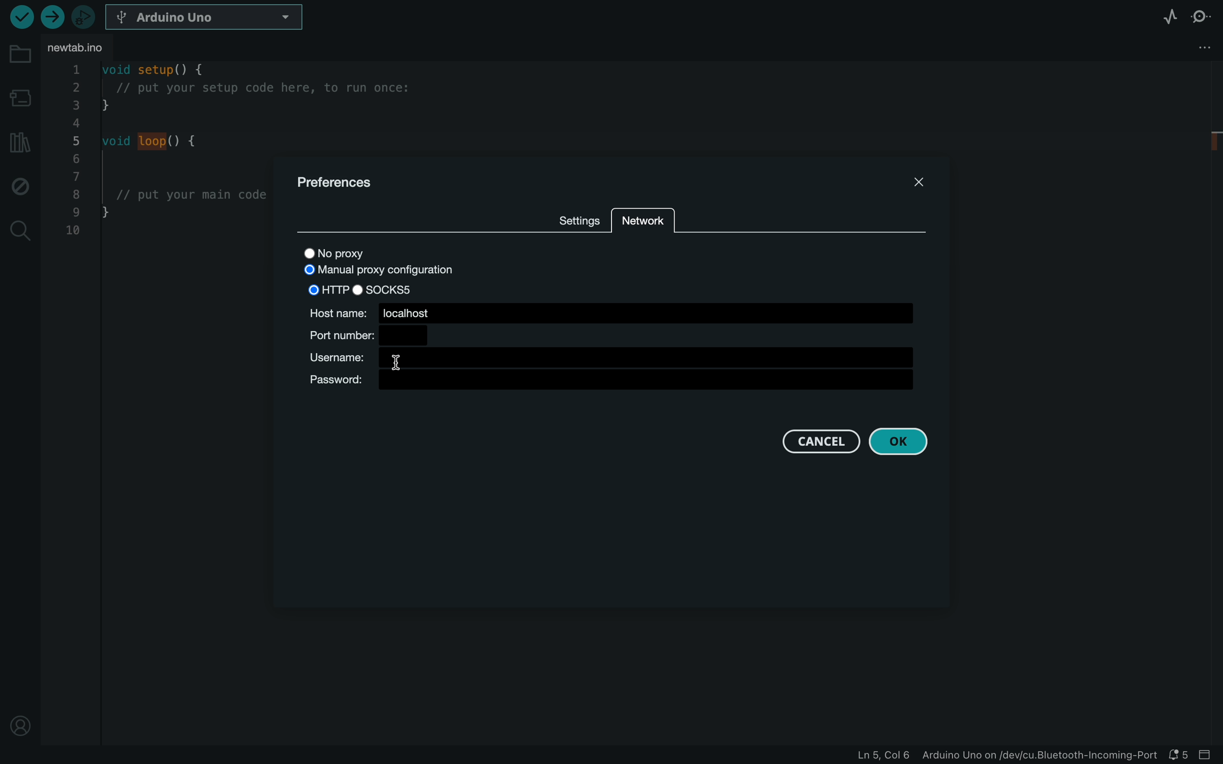  Describe the element at coordinates (346, 255) in the screenshot. I see `no proxy` at that location.